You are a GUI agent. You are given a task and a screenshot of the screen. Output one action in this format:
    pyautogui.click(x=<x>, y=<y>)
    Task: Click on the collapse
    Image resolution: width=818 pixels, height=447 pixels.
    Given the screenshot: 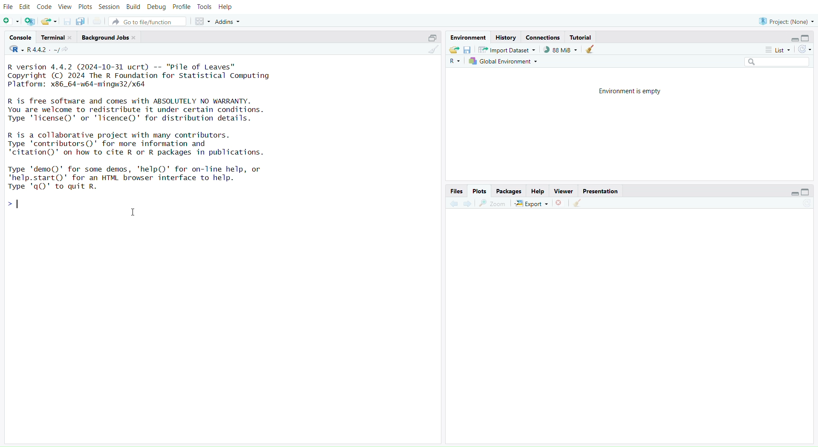 What is the action you would take?
    pyautogui.click(x=805, y=192)
    